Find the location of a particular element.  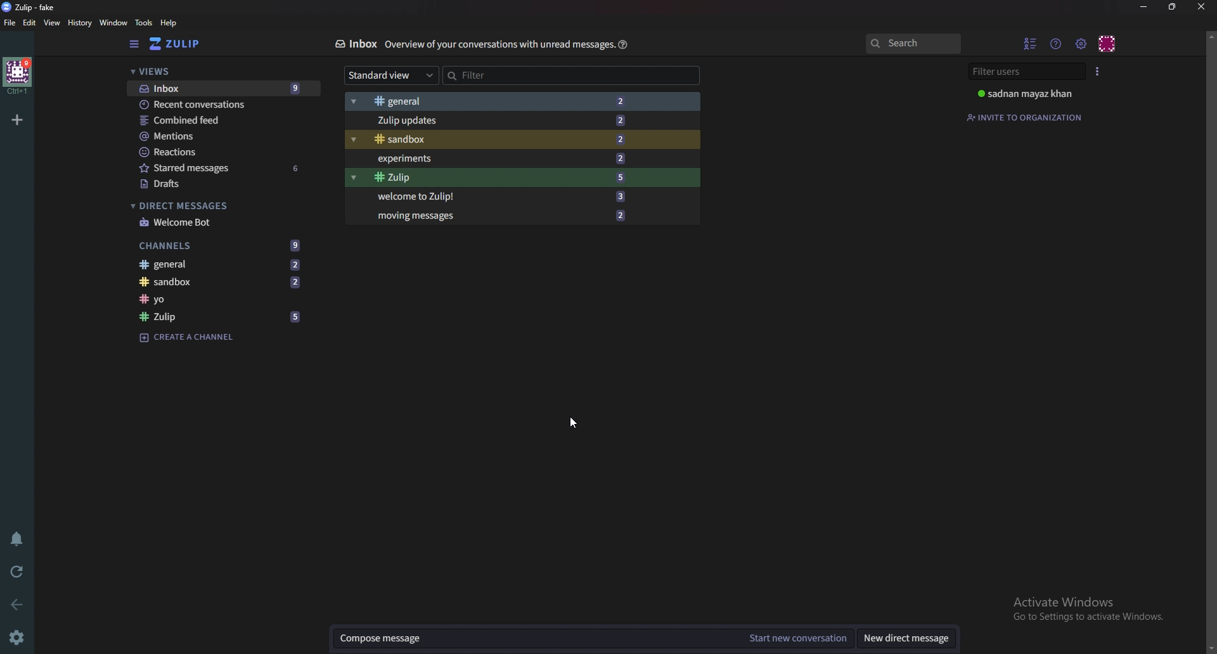

Resize is located at coordinates (1174, 8).